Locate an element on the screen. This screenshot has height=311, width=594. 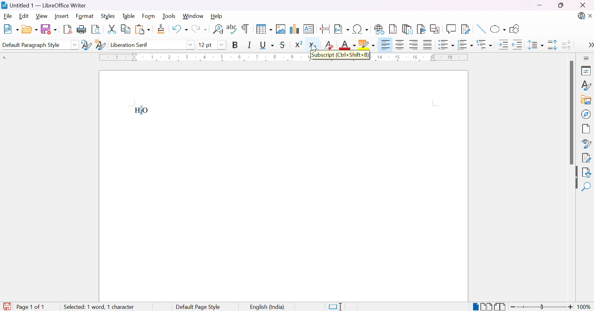
Properties is located at coordinates (587, 70).